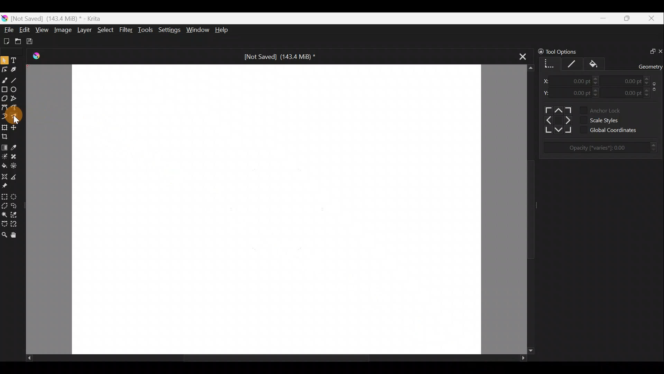 This screenshot has height=374, width=664. I want to click on Pan tool, so click(16, 236).